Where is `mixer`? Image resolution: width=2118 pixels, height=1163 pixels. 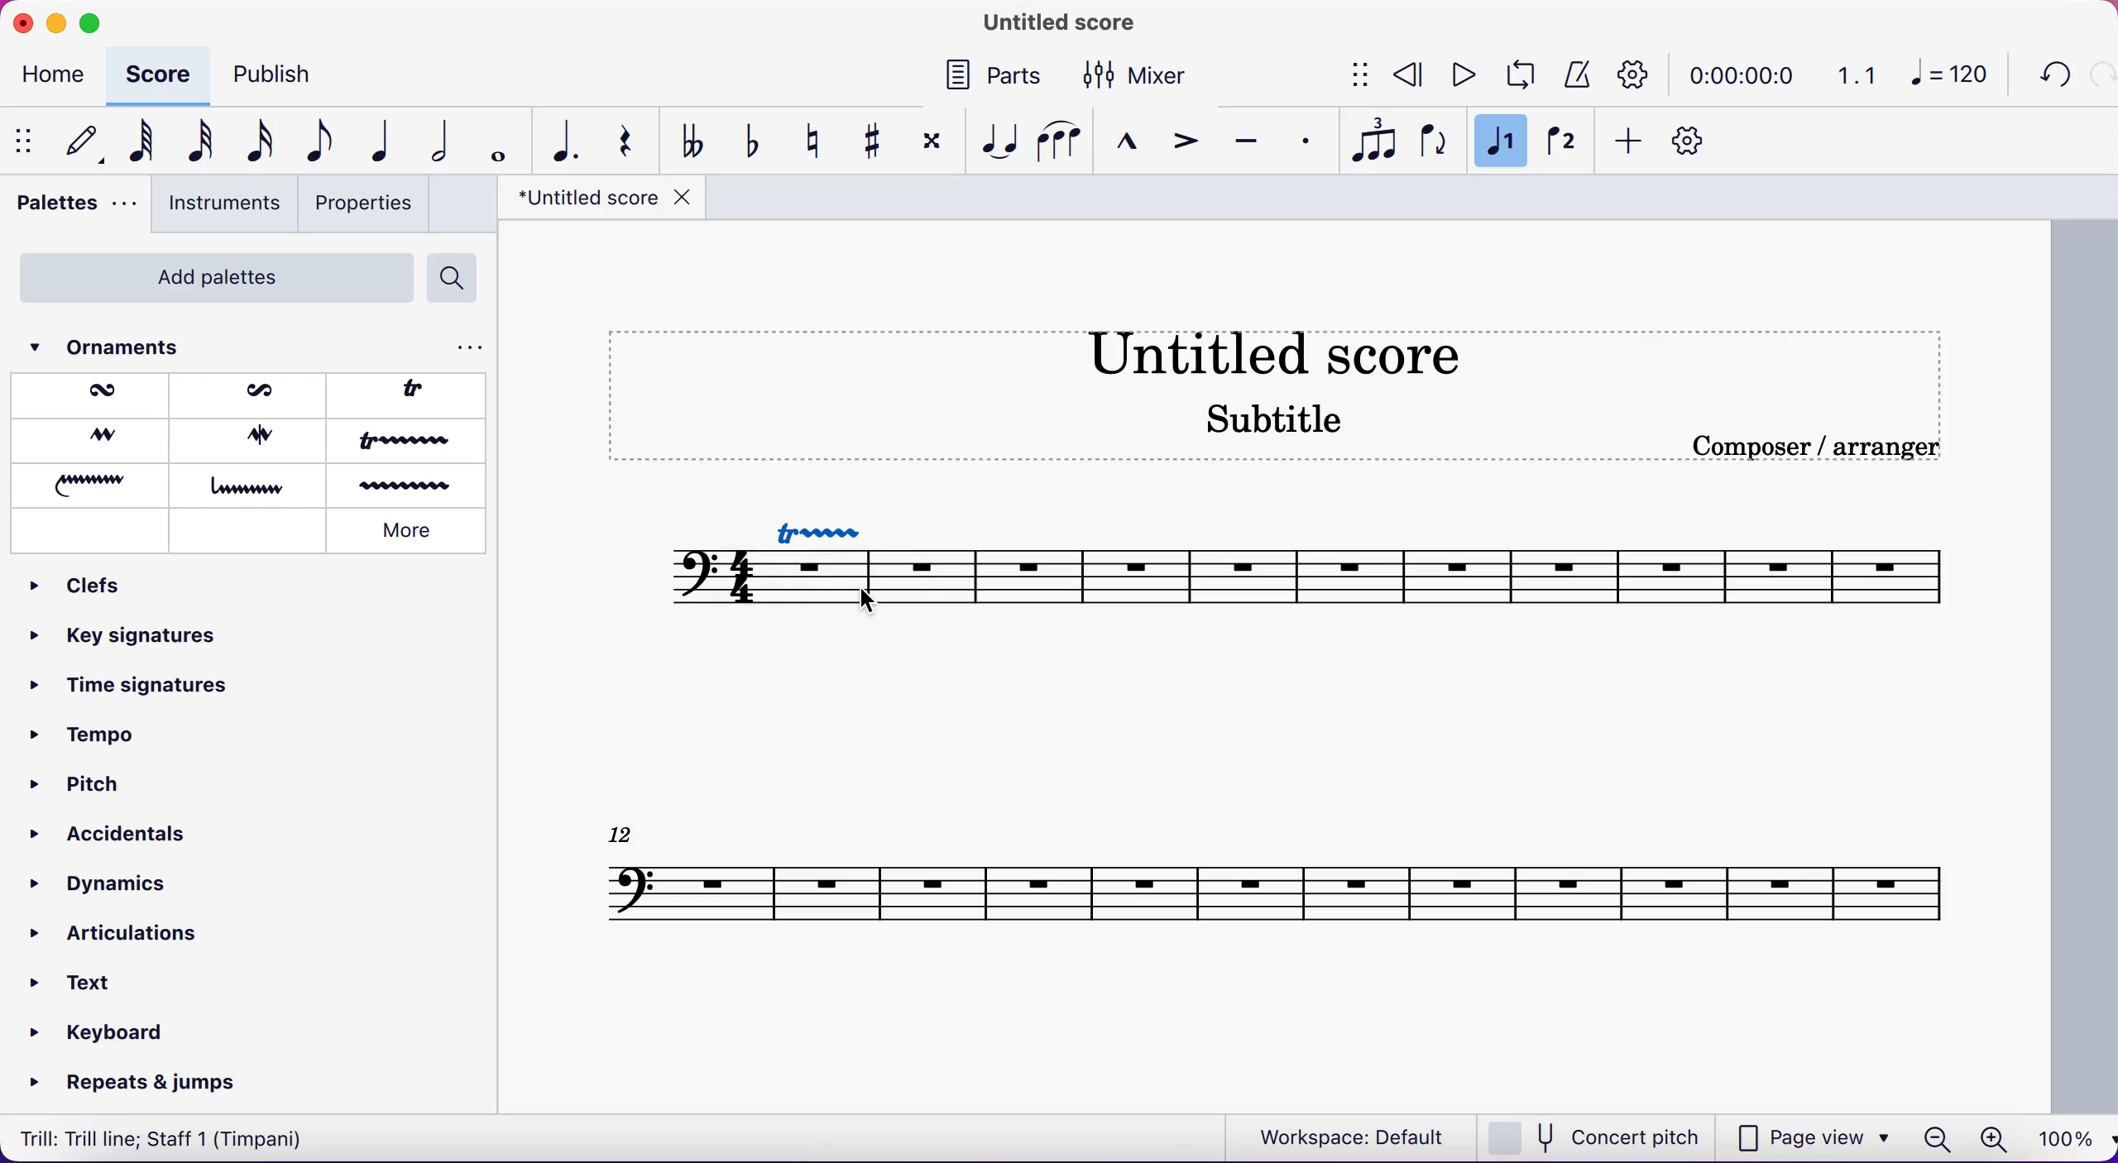
mixer is located at coordinates (1148, 74).